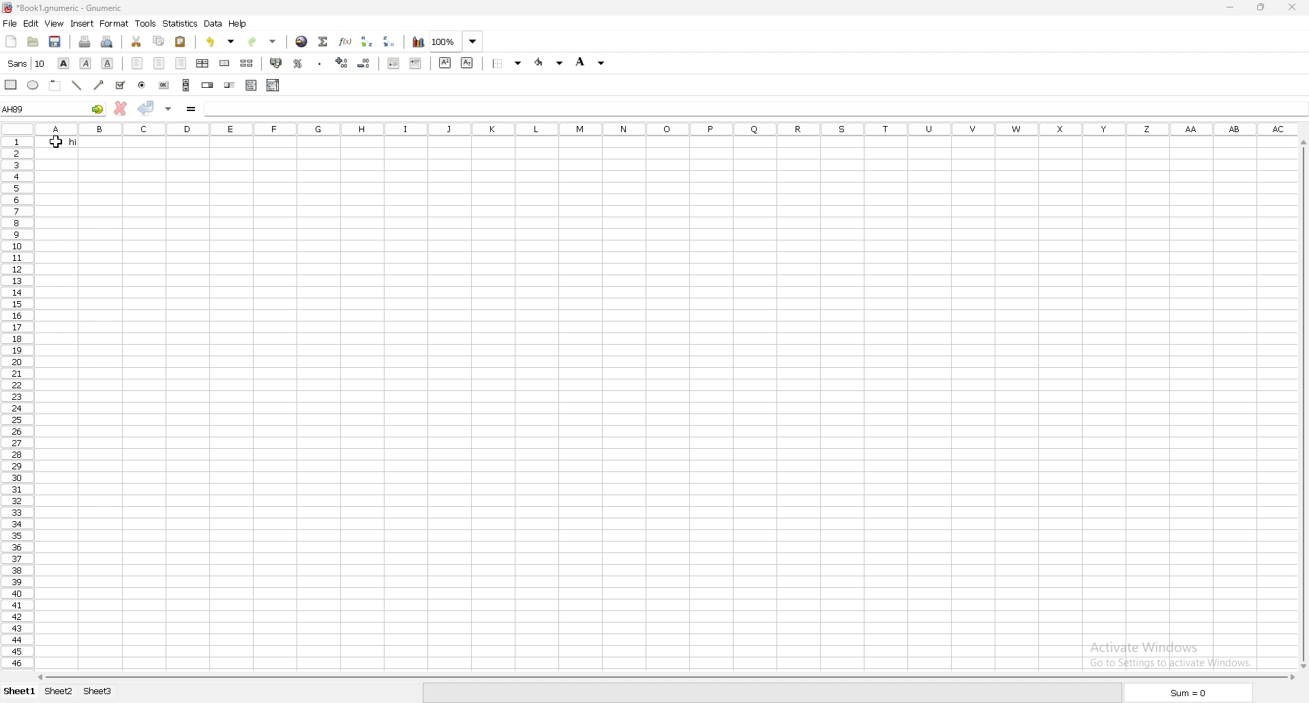  What do you see at coordinates (1299, 404) in the screenshot?
I see `scroll bar` at bounding box center [1299, 404].